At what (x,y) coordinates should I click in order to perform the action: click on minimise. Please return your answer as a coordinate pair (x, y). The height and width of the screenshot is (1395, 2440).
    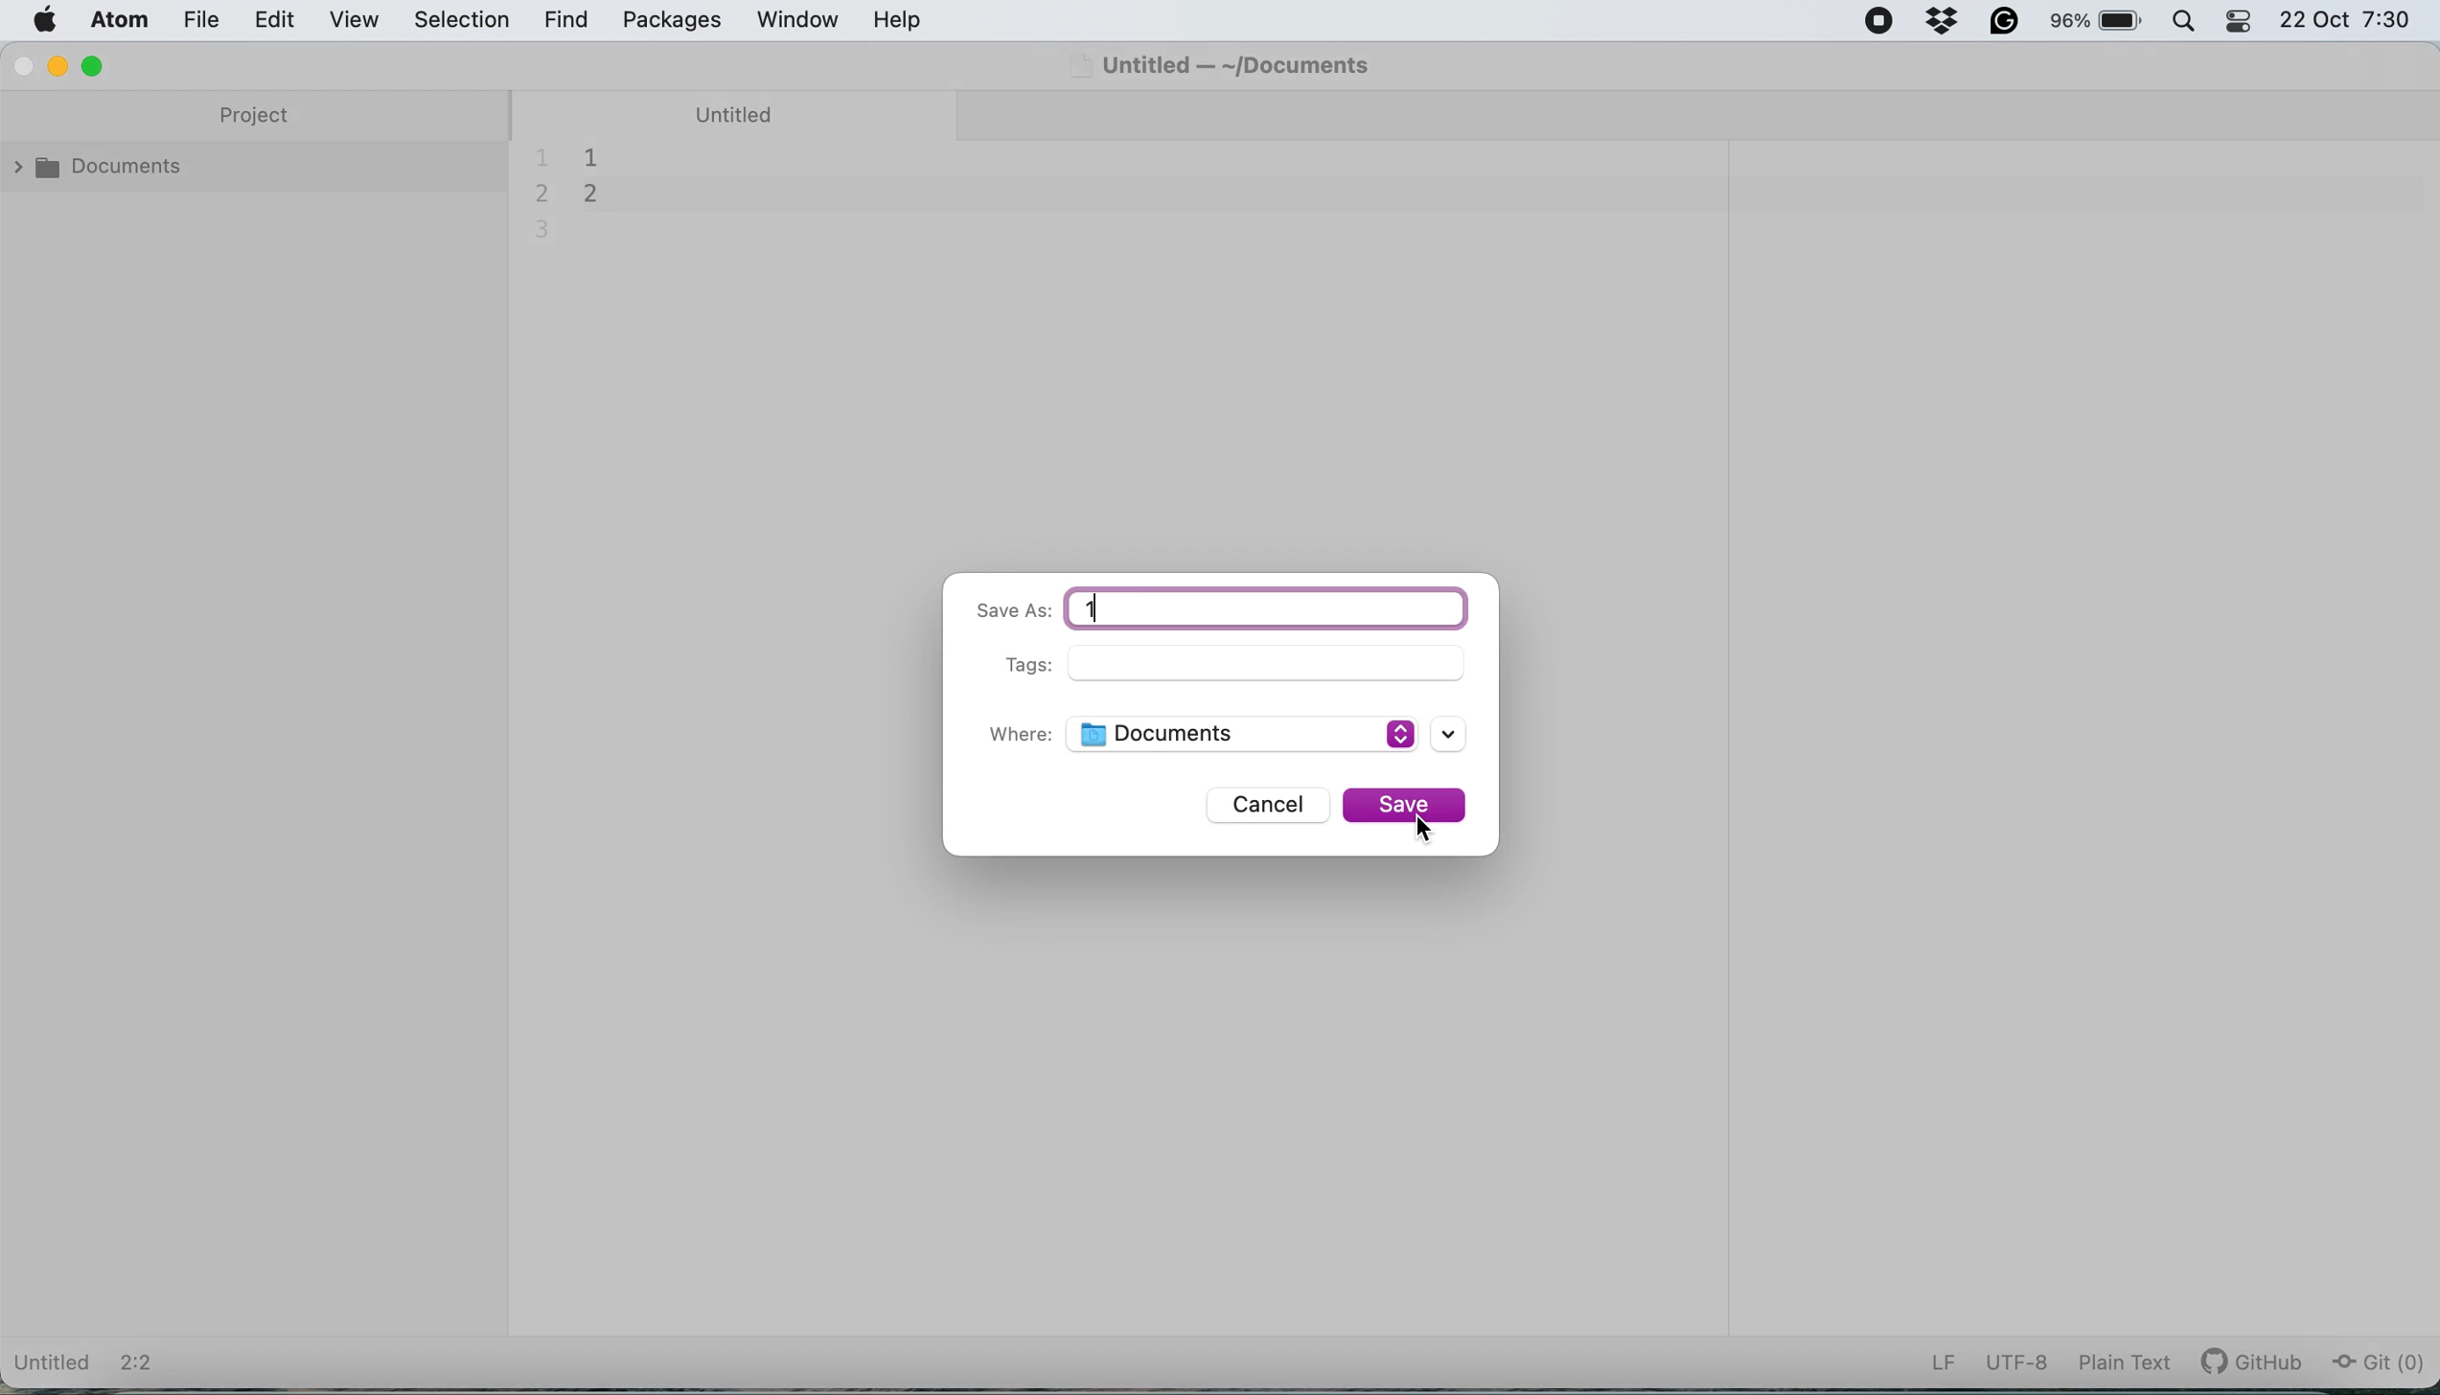
    Looking at the image, I should click on (63, 66).